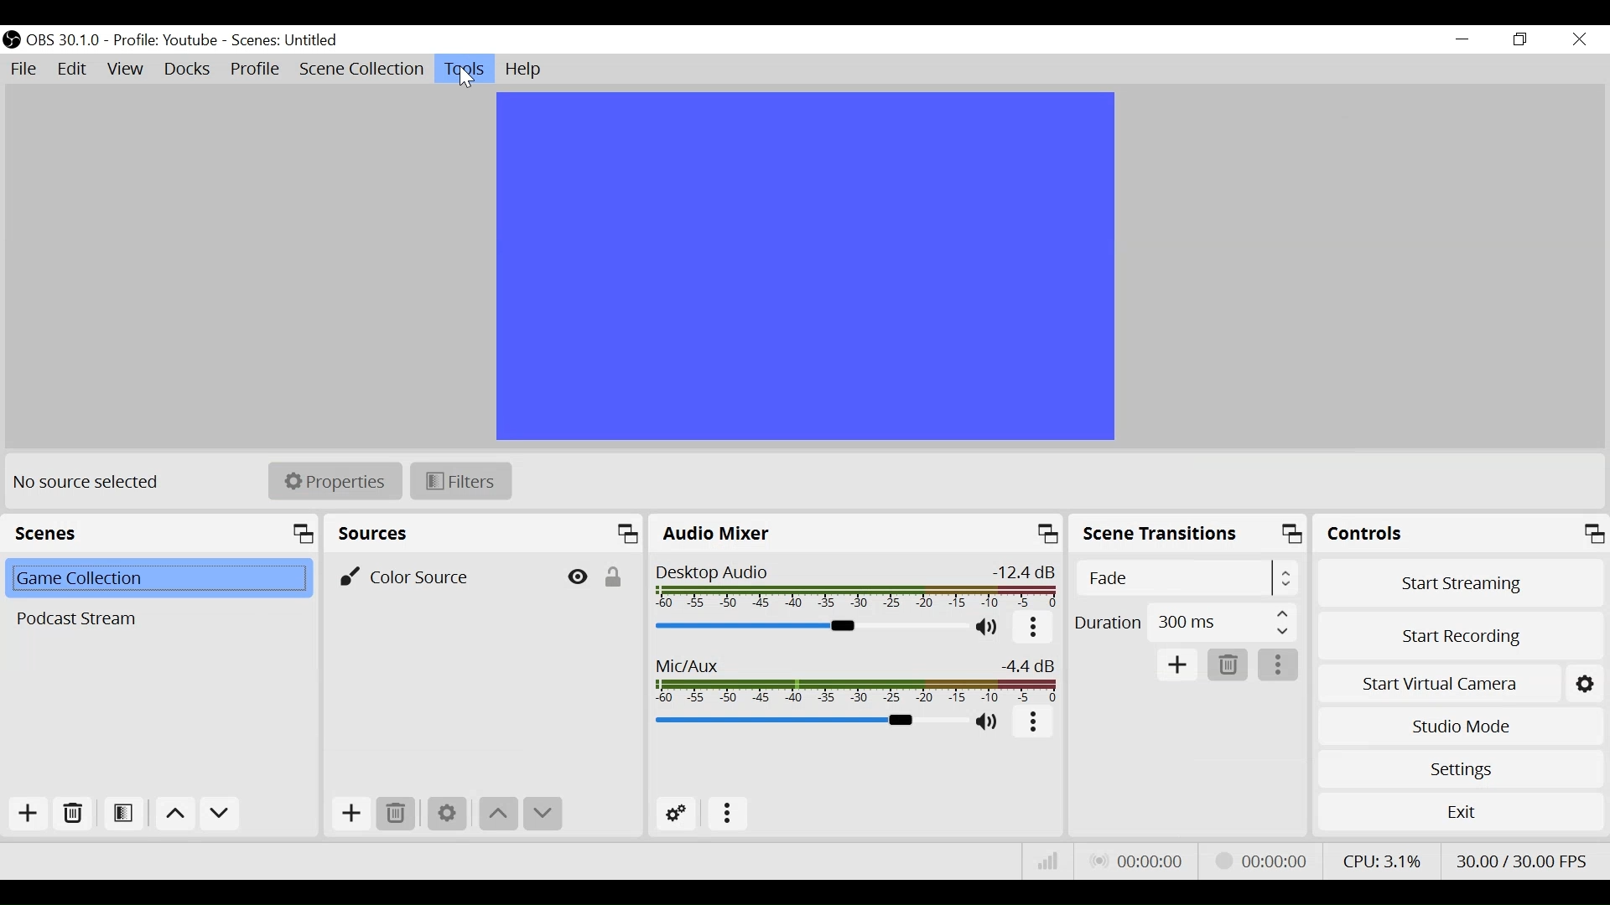 Image resolution: width=1610 pixels, height=905 pixels. What do you see at coordinates (1049, 861) in the screenshot?
I see `Bitrate` at bounding box center [1049, 861].